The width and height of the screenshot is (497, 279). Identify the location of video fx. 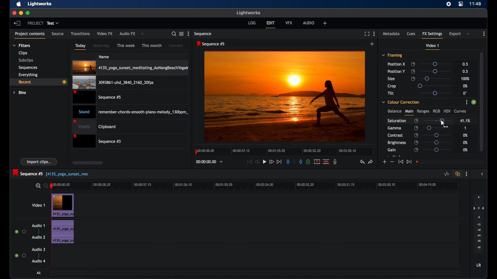
(105, 34).